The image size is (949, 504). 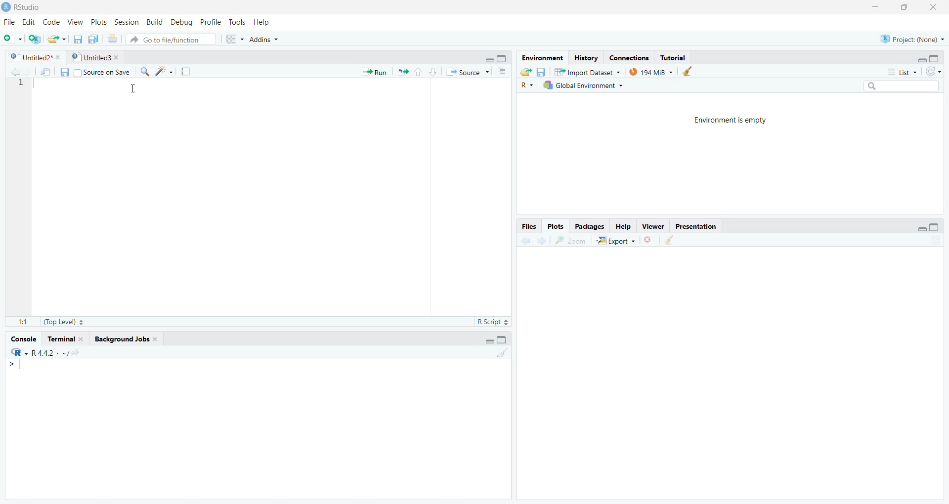 What do you see at coordinates (34, 38) in the screenshot?
I see `create a project` at bounding box center [34, 38].